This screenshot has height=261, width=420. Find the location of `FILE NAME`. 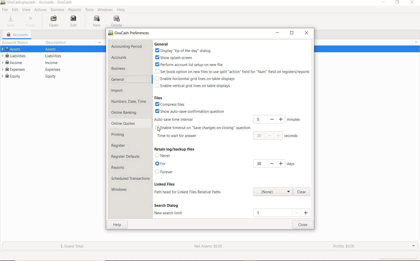

FILE NAME is located at coordinates (37, 2).